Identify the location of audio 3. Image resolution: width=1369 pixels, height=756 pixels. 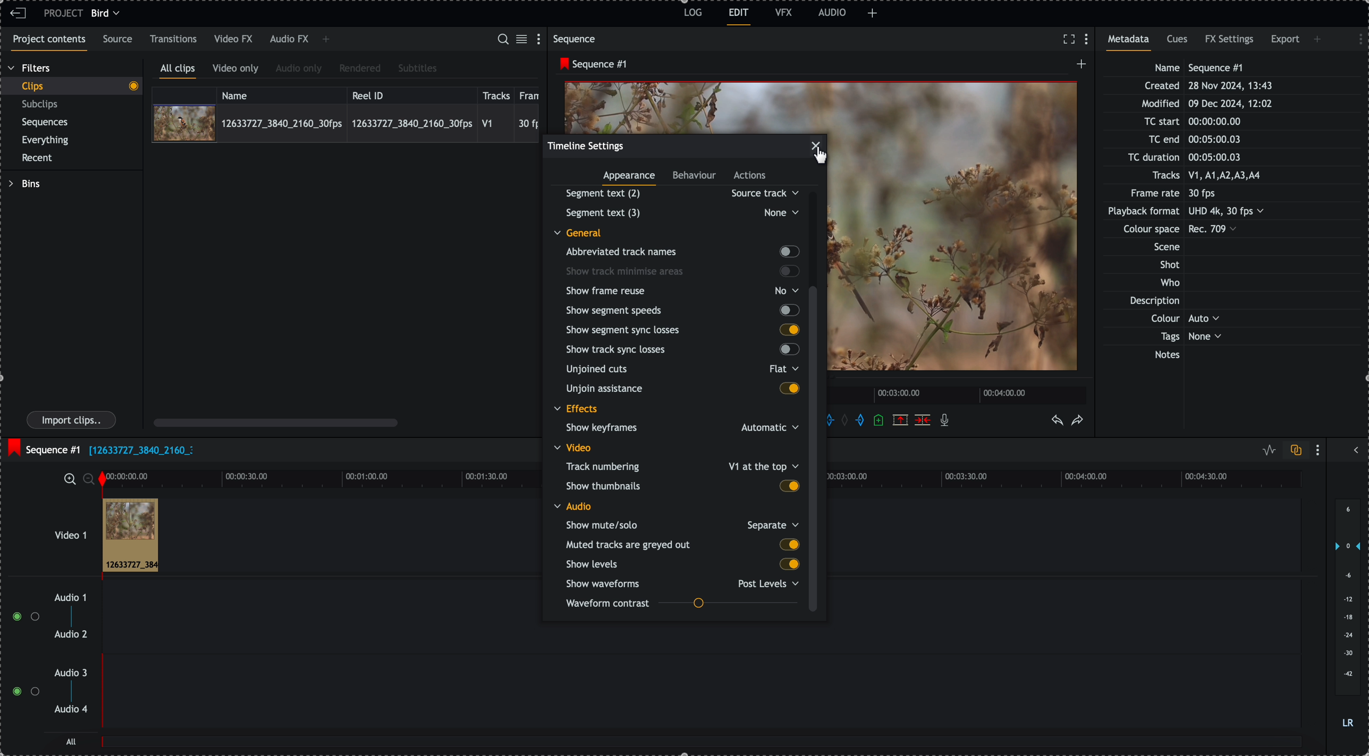
(73, 673).